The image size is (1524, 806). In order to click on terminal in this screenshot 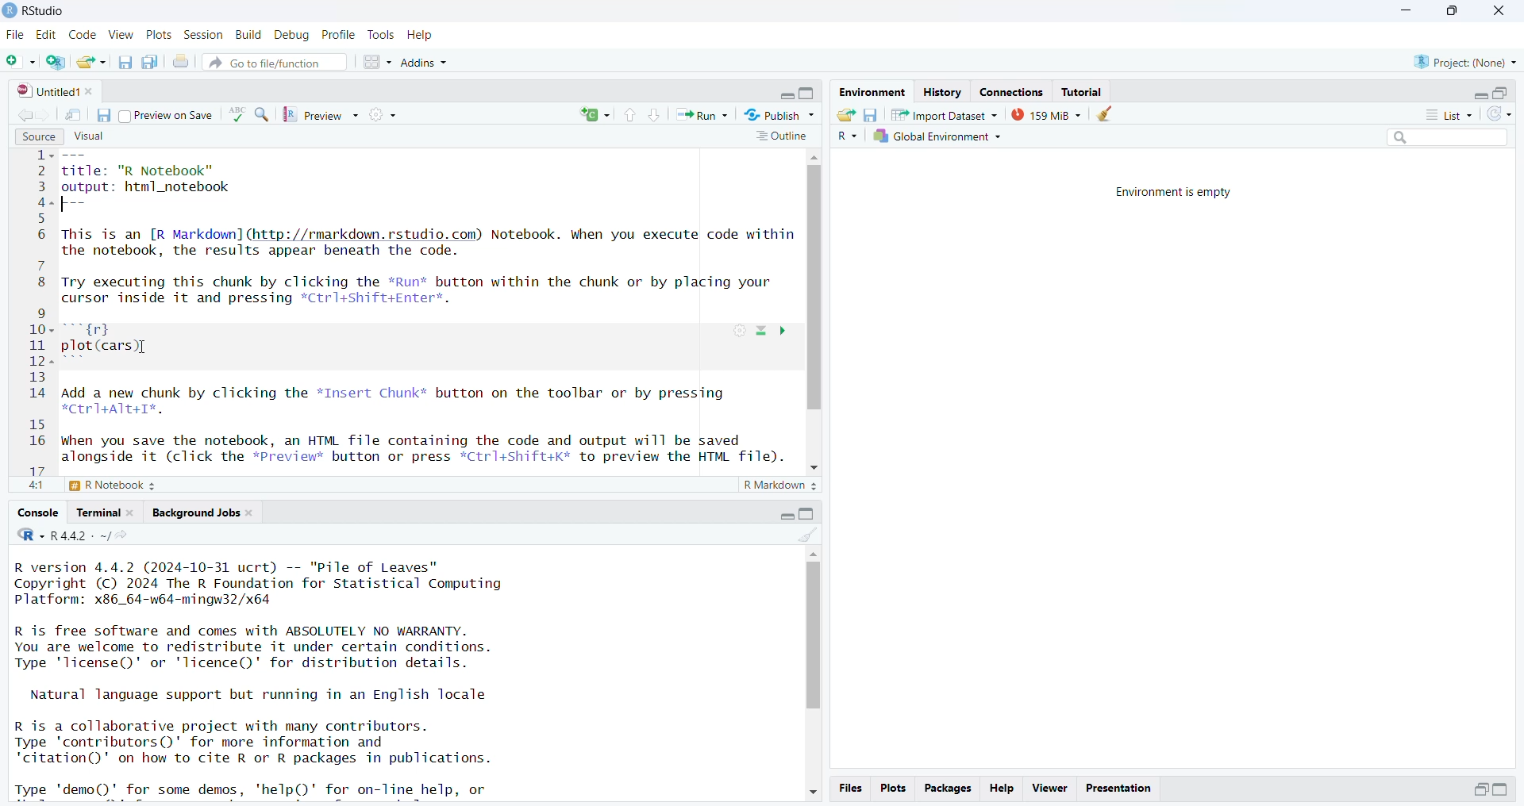, I will do `click(106, 512)`.